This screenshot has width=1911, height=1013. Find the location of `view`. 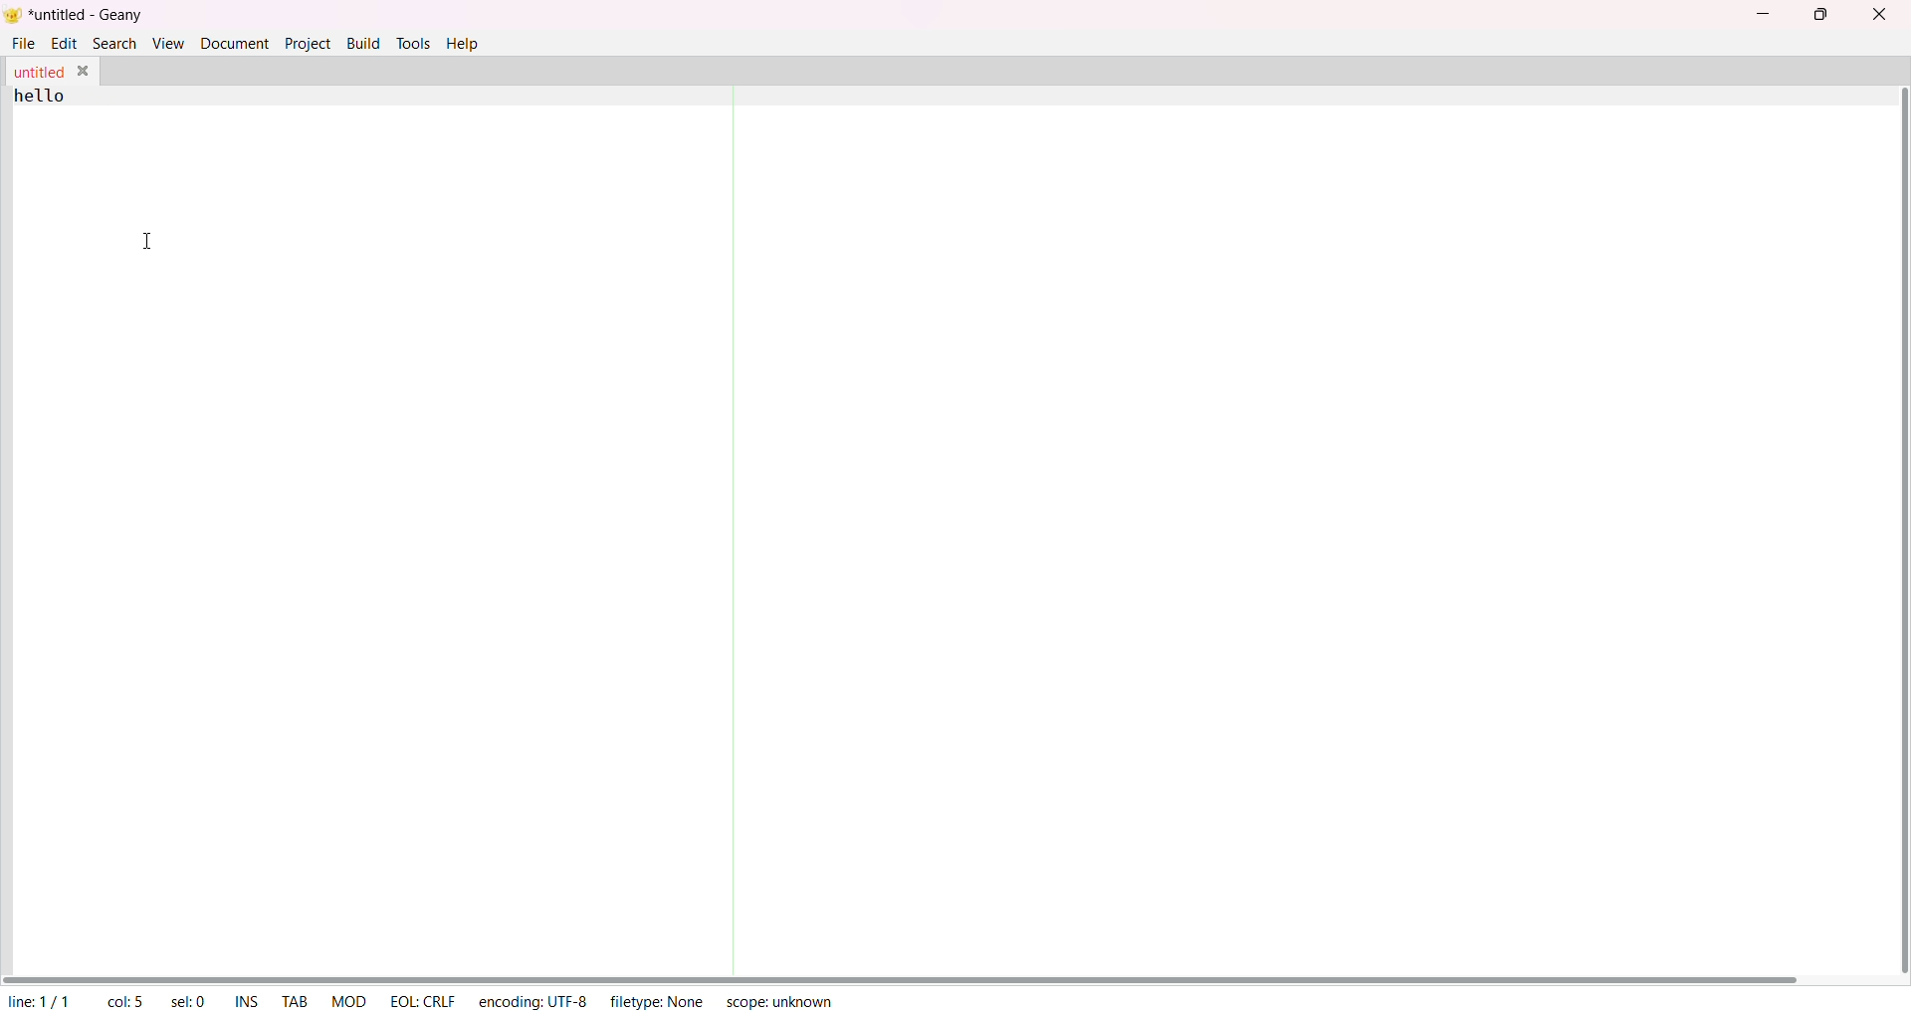

view is located at coordinates (168, 44).